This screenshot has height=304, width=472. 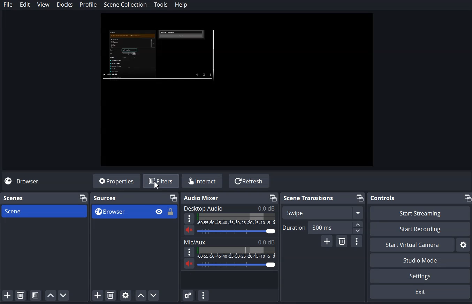 What do you see at coordinates (181, 5) in the screenshot?
I see `Help` at bounding box center [181, 5].